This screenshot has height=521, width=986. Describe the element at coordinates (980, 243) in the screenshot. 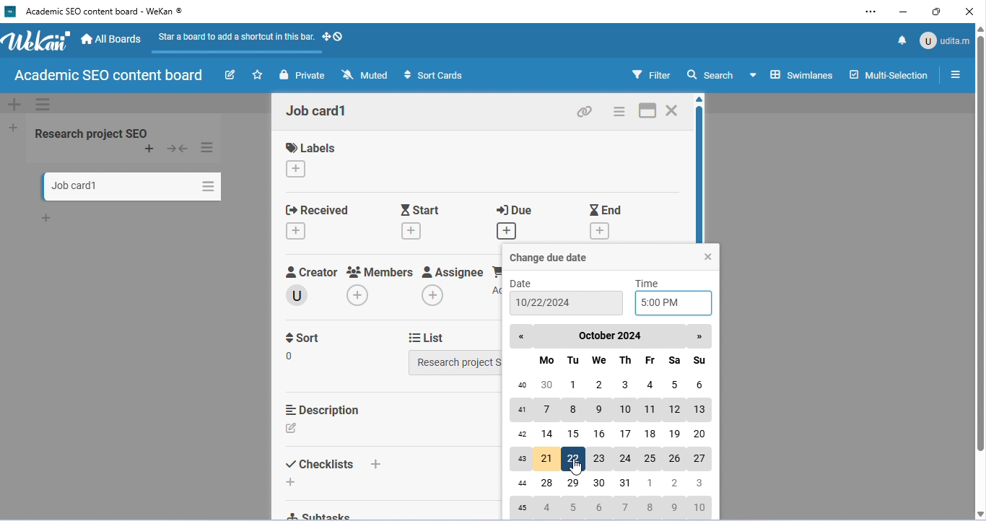

I see `vertical scroll bar` at that location.